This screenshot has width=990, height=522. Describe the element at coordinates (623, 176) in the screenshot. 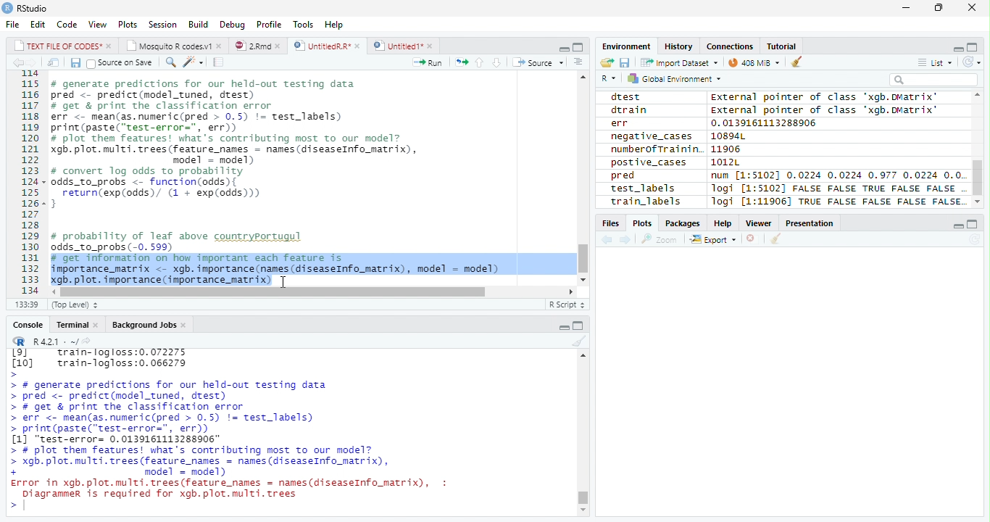

I see `pred` at that location.